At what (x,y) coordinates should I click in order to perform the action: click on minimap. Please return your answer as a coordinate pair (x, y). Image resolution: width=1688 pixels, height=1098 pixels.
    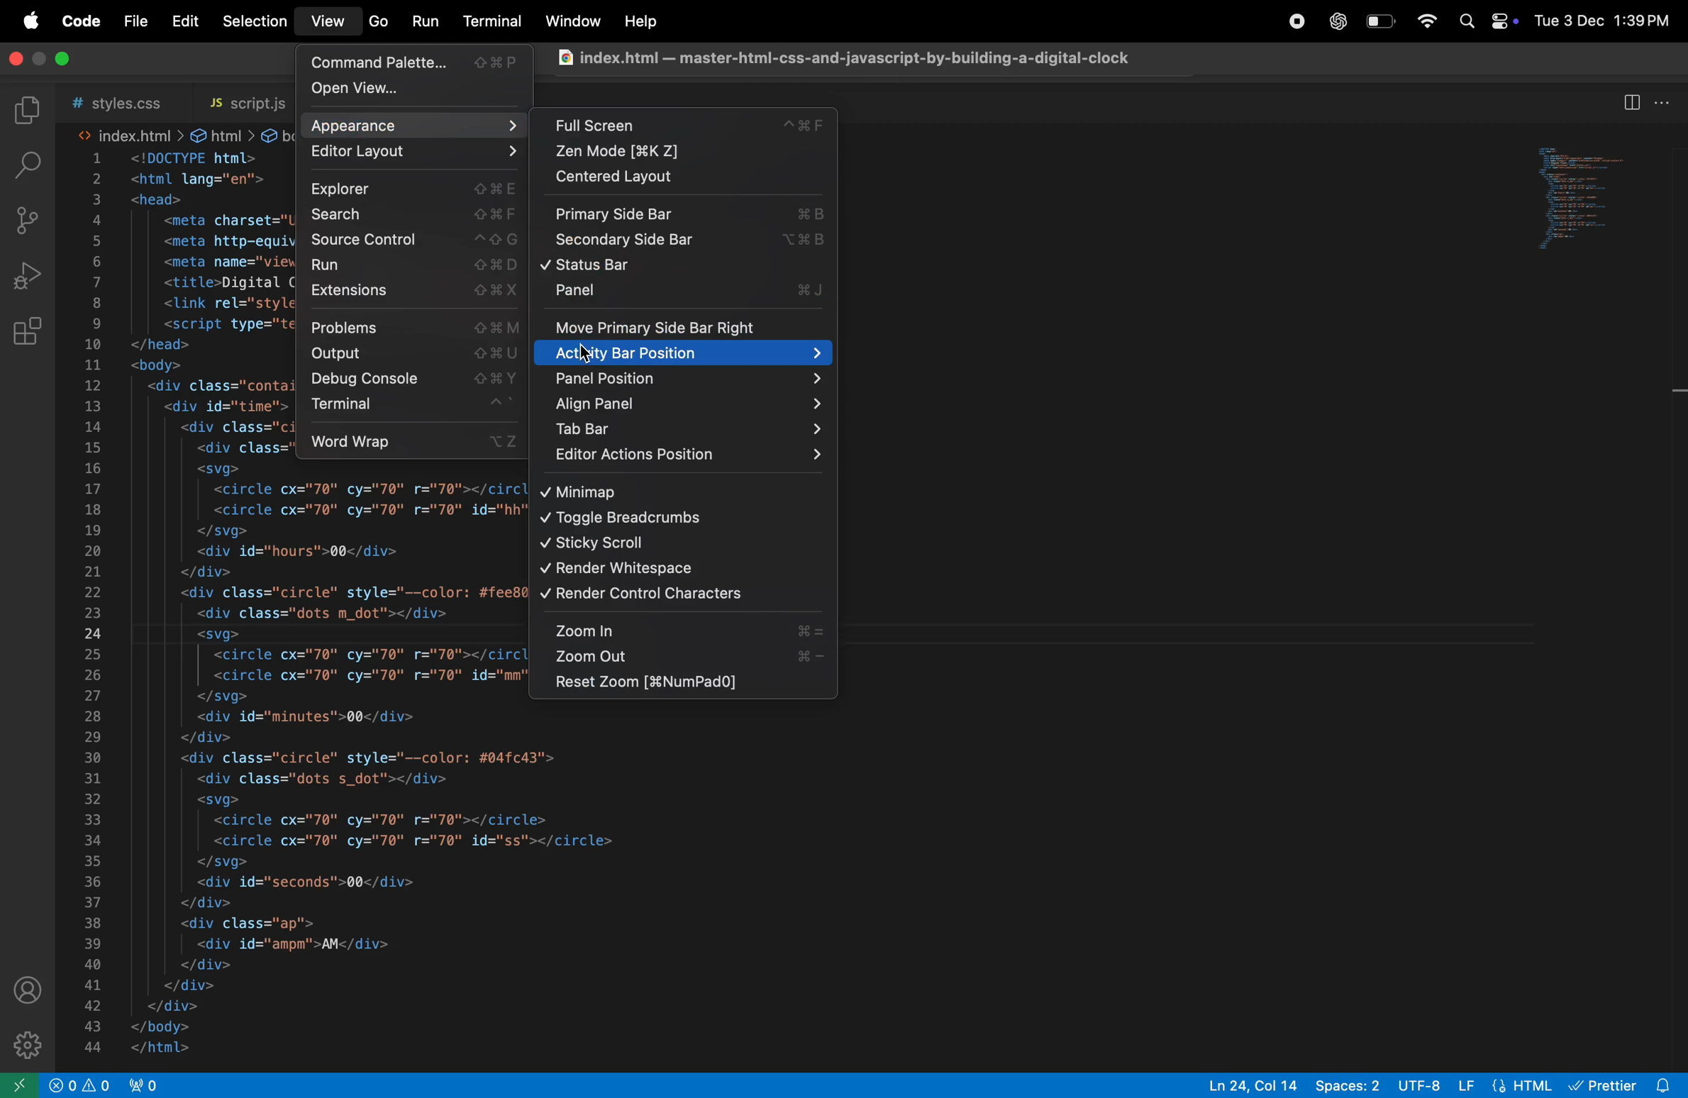
    Looking at the image, I should click on (663, 491).